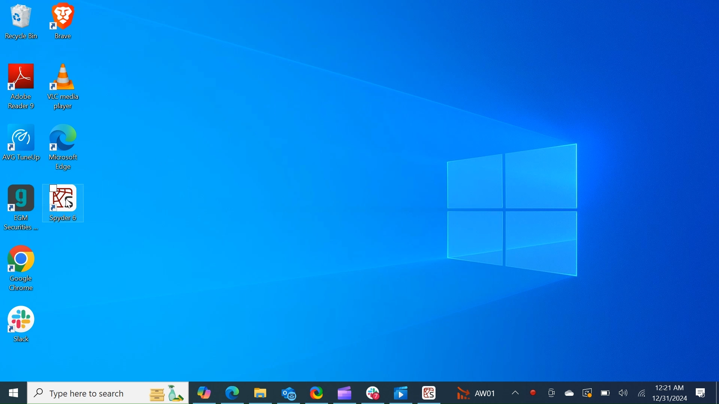 This screenshot has height=404, width=719. Describe the element at coordinates (318, 392) in the screenshot. I see `ShareX Desktop Icon` at that location.